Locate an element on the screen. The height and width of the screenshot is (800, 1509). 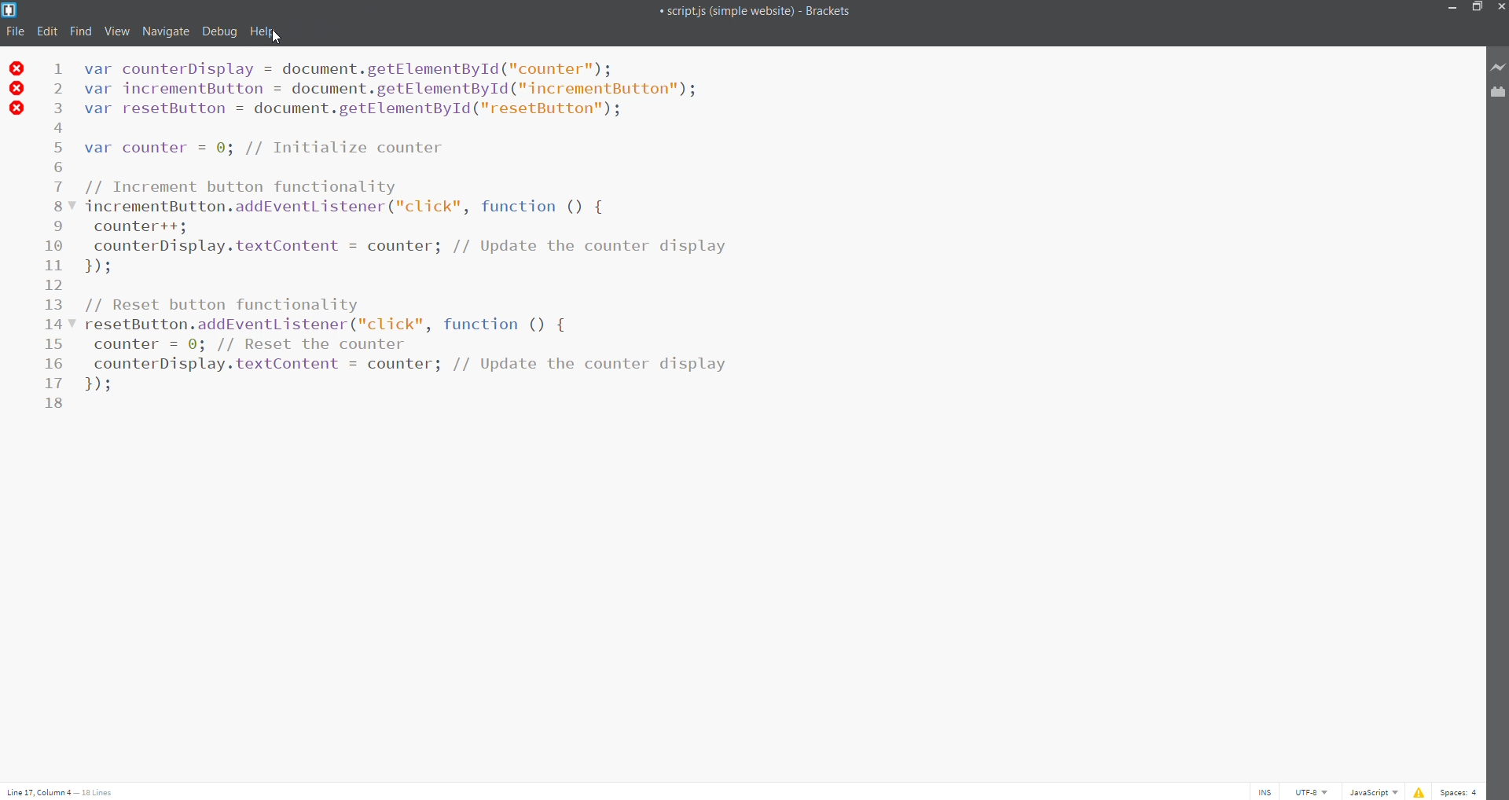
Script.JS (Simple website) - Brackets is located at coordinates (728, 9).